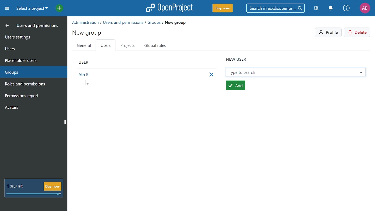 This screenshot has width=375, height=211. What do you see at coordinates (139, 74) in the screenshot?
I see `New user added` at bounding box center [139, 74].